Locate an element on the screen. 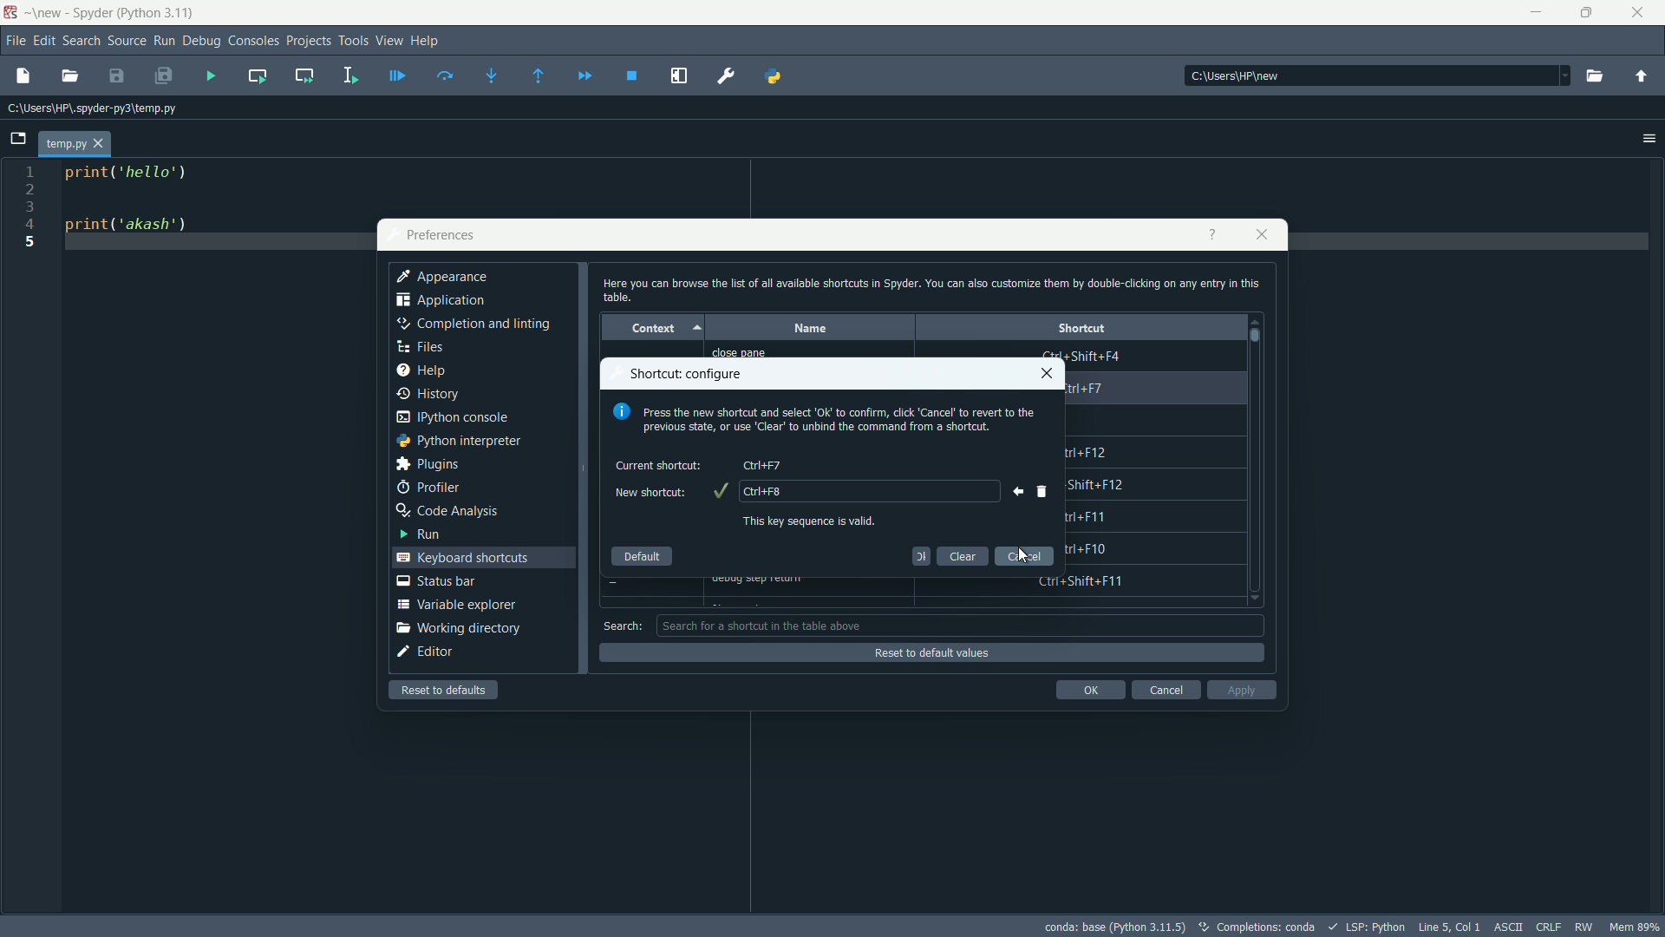 Image resolution: width=1665 pixels, height=937 pixels. profiler is located at coordinates (428, 488).